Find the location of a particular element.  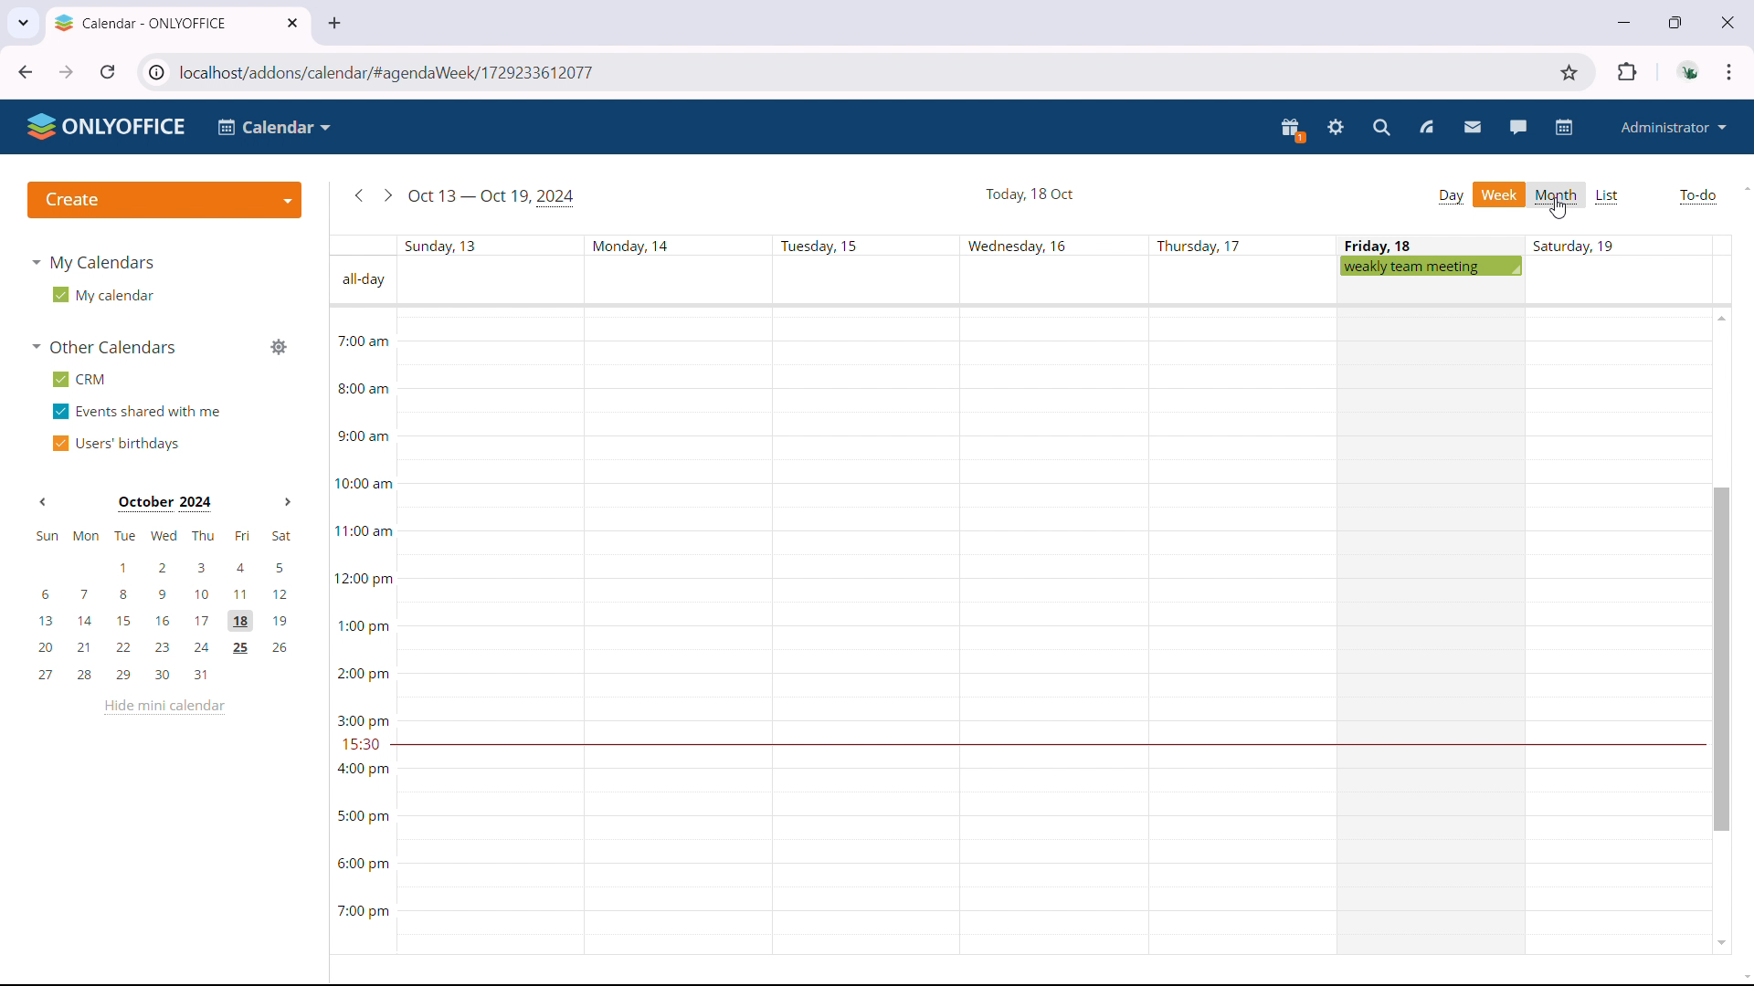

my calendars is located at coordinates (93, 263).